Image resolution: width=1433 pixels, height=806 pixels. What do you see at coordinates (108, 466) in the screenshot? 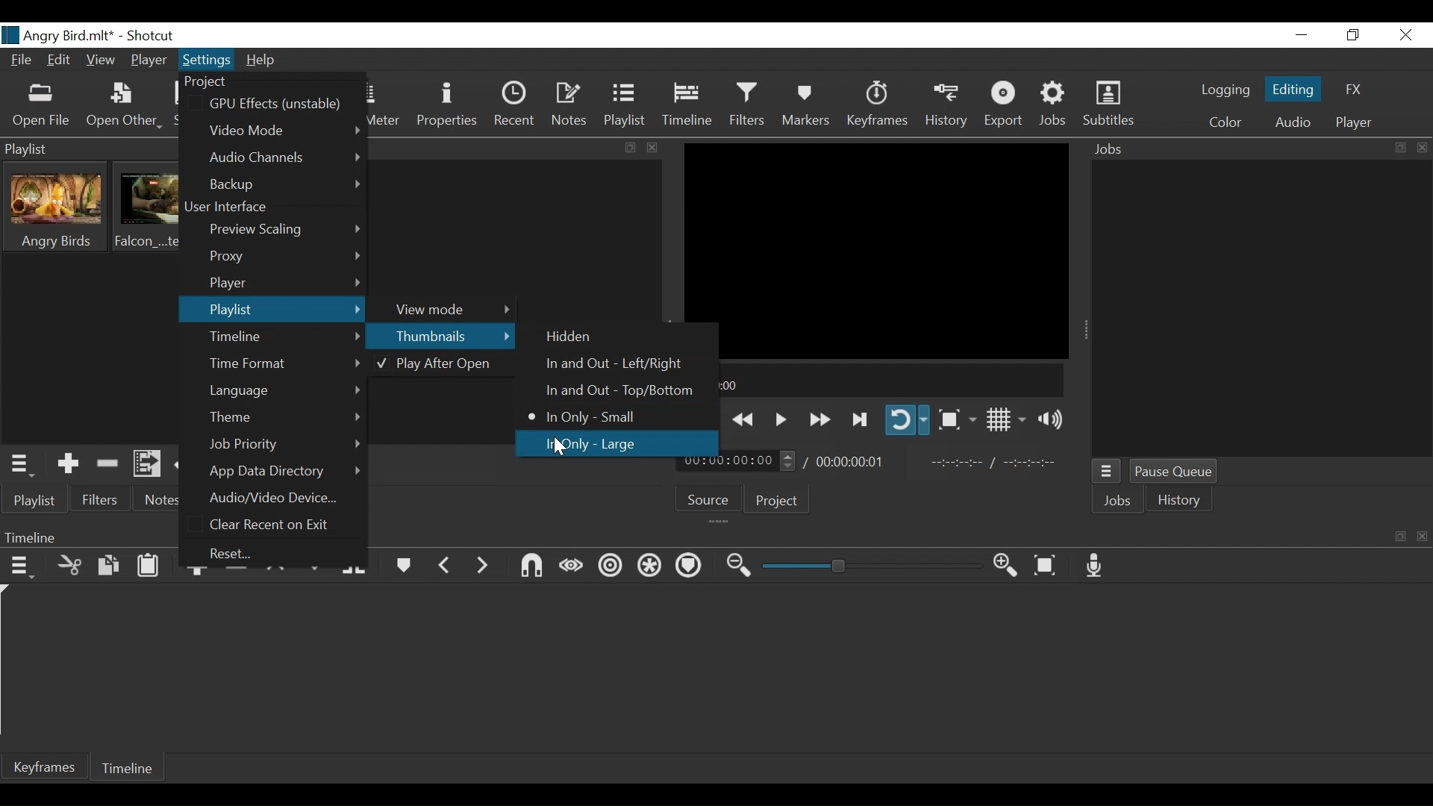
I see `Remove cut` at bounding box center [108, 466].